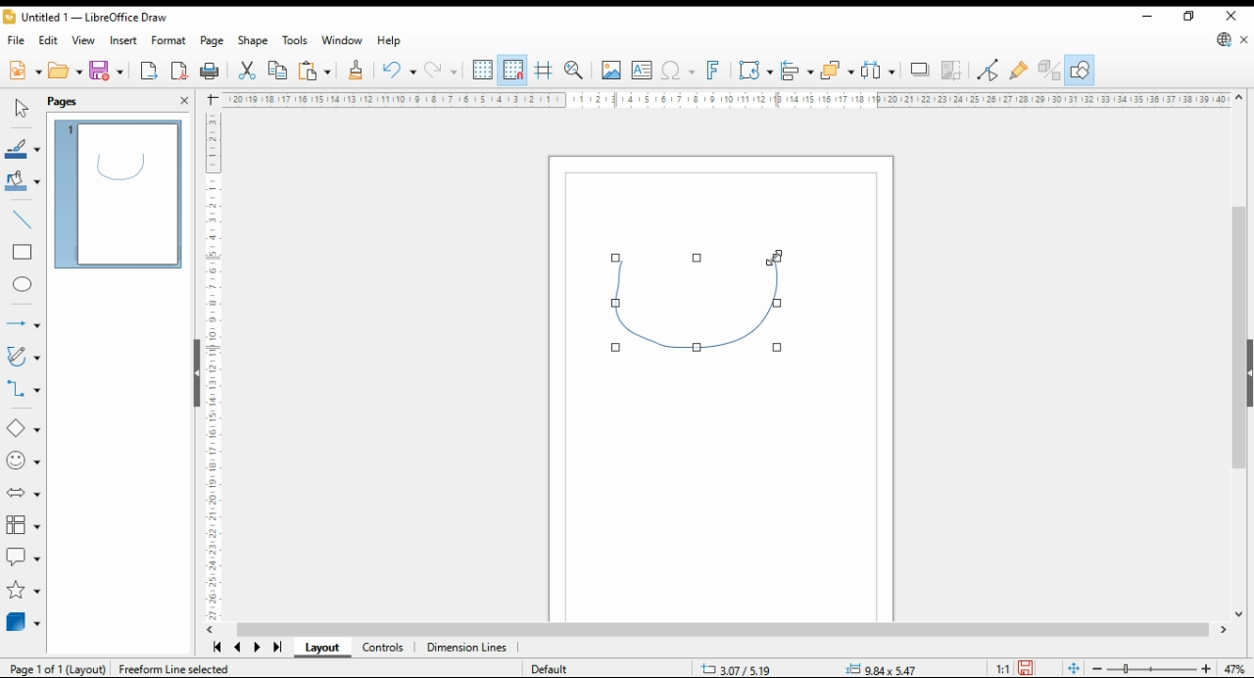 The image size is (1254, 678). Describe the element at coordinates (950, 71) in the screenshot. I see `crop` at that location.